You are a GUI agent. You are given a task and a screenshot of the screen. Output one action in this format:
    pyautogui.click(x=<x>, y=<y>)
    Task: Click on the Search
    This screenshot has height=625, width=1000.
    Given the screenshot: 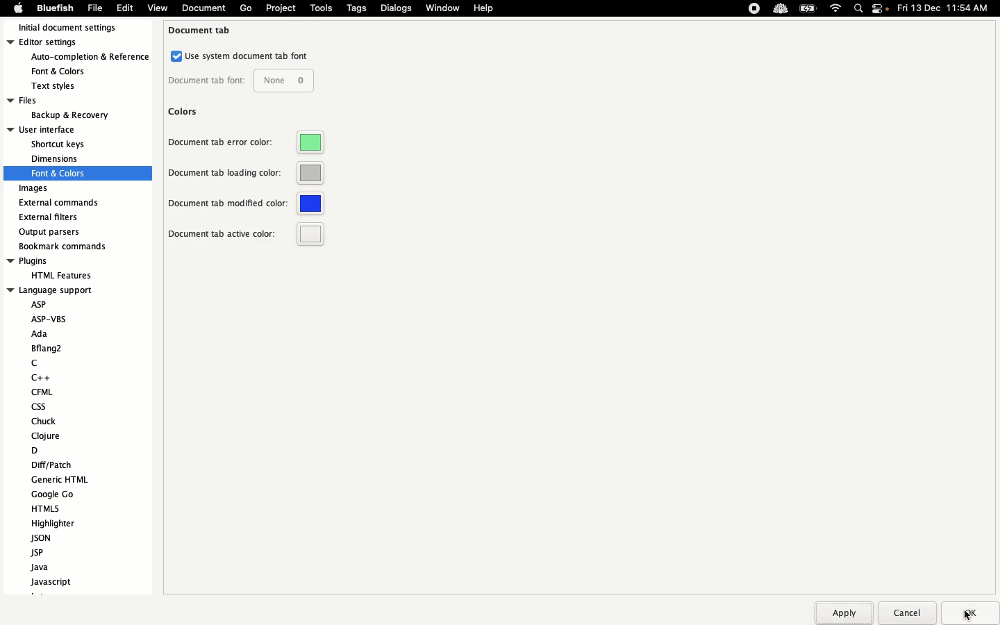 What is the action you would take?
    pyautogui.click(x=859, y=10)
    